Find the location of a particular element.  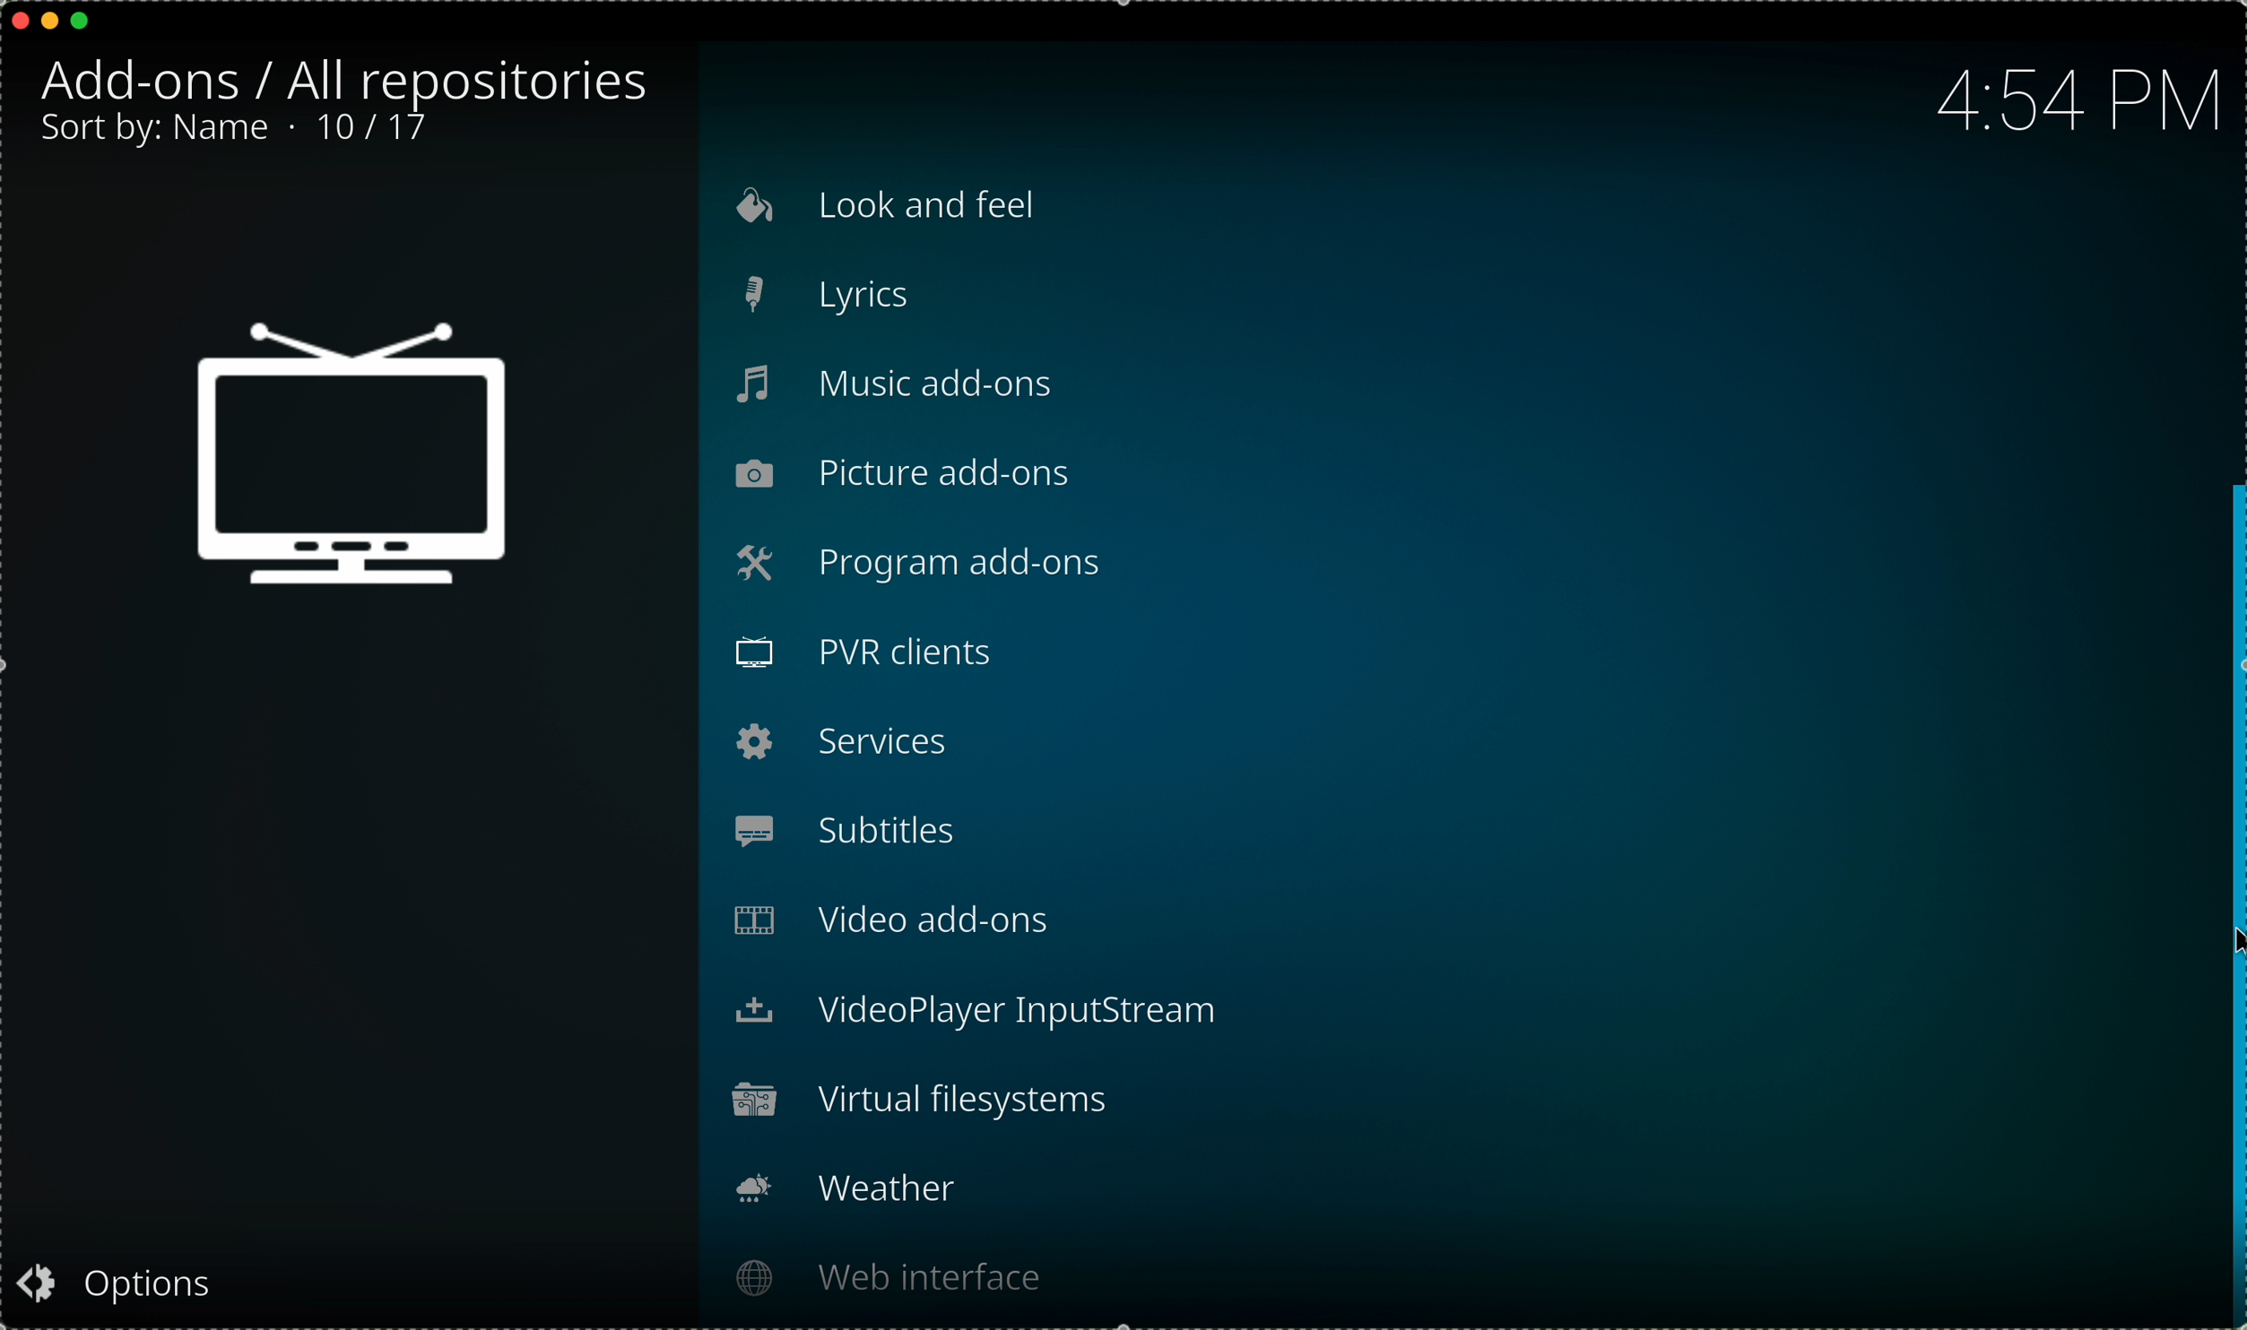

video add-ons is located at coordinates (898, 920).